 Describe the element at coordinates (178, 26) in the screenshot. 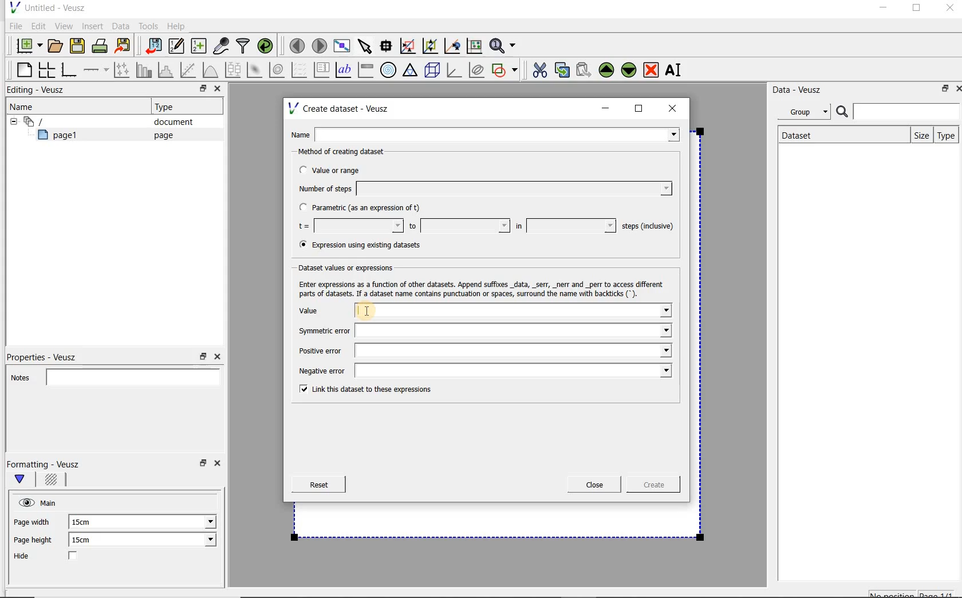

I see `Help` at that location.